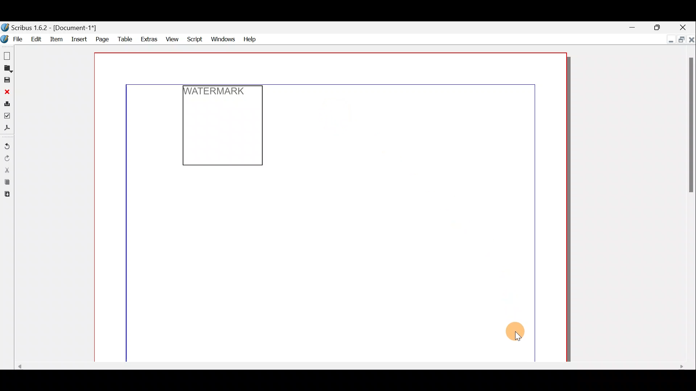 This screenshot has height=391, width=696. I want to click on Page, so click(101, 39).